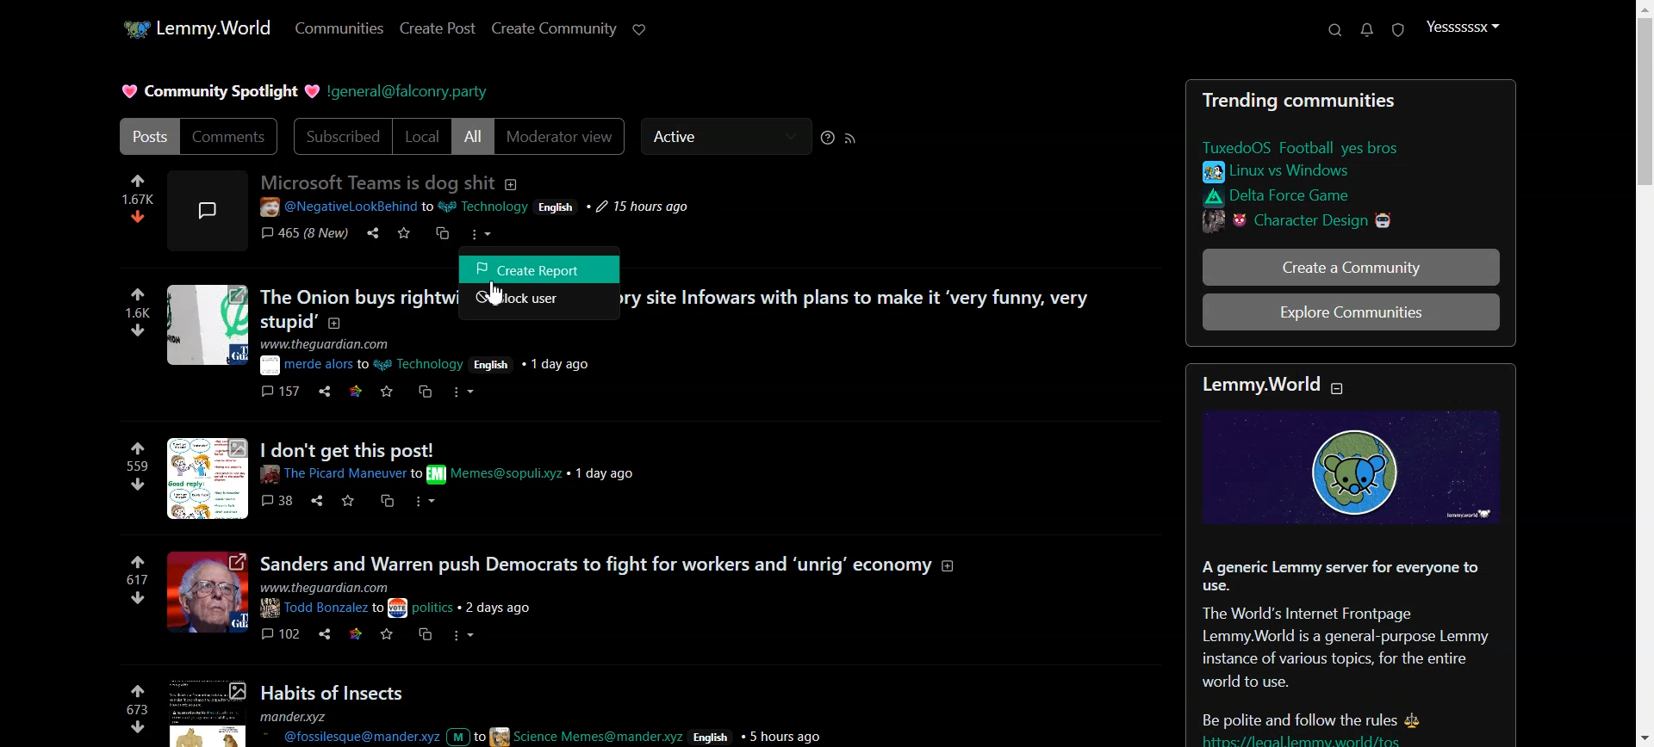 Image resolution: width=1654 pixels, height=747 pixels. What do you see at coordinates (1367, 31) in the screenshot?
I see `Unread message` at bounding box center [1367, 31].